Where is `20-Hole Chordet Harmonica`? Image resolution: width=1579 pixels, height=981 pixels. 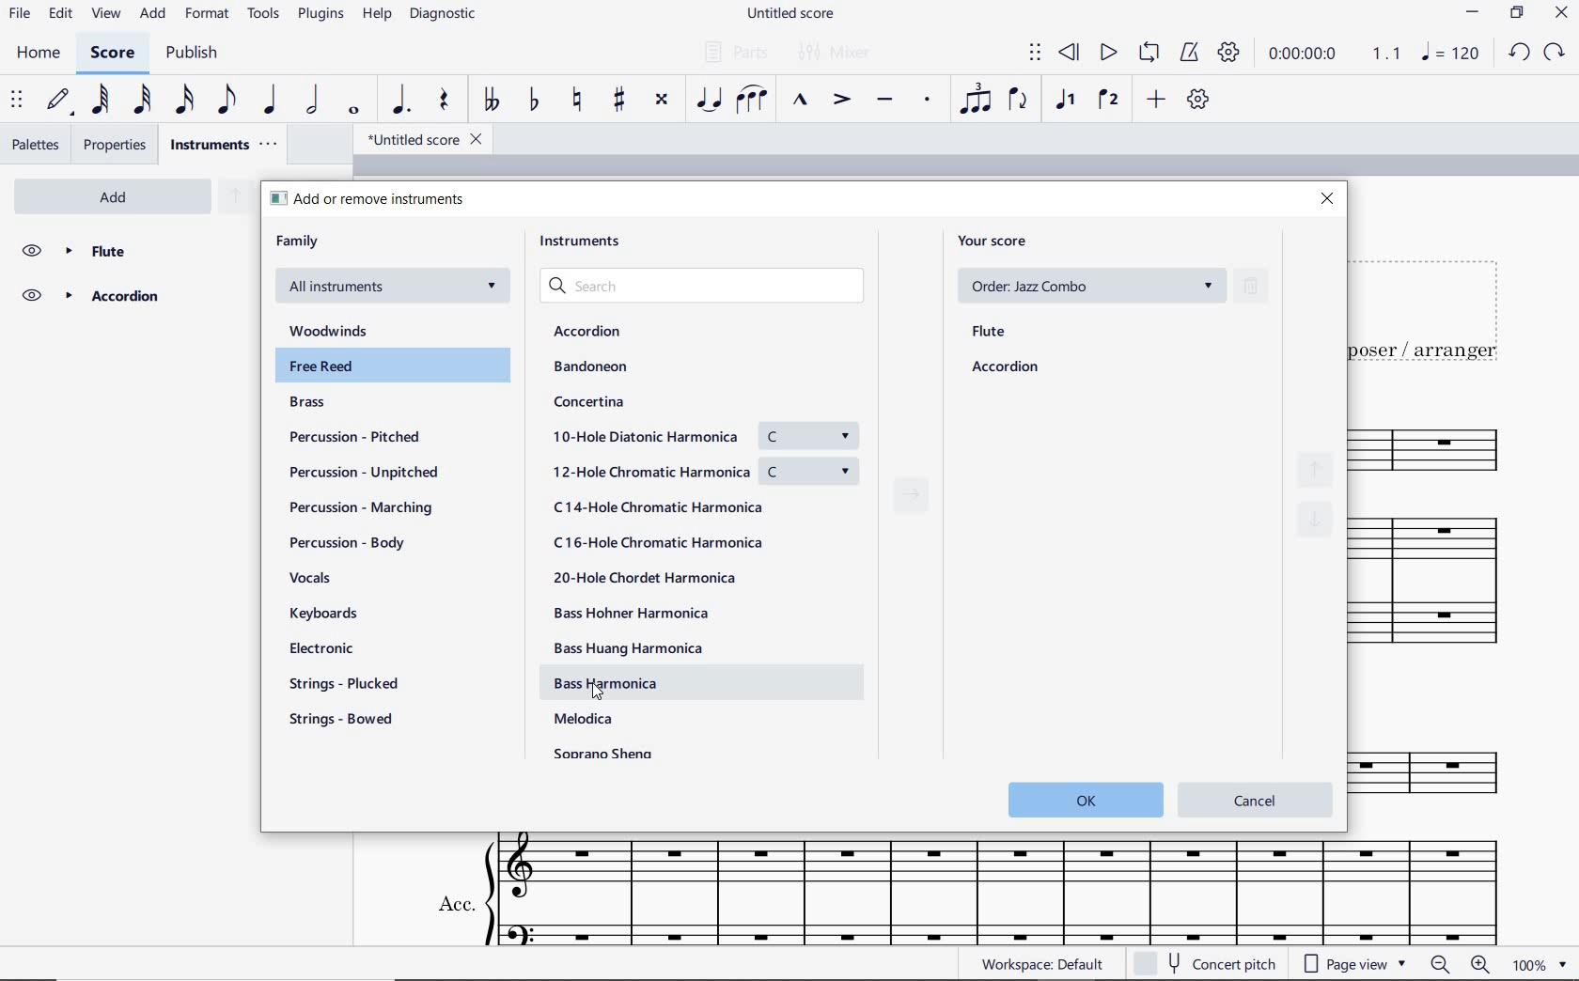
20-Hole Chordet Harmonica is located at coordinates (660, 579).